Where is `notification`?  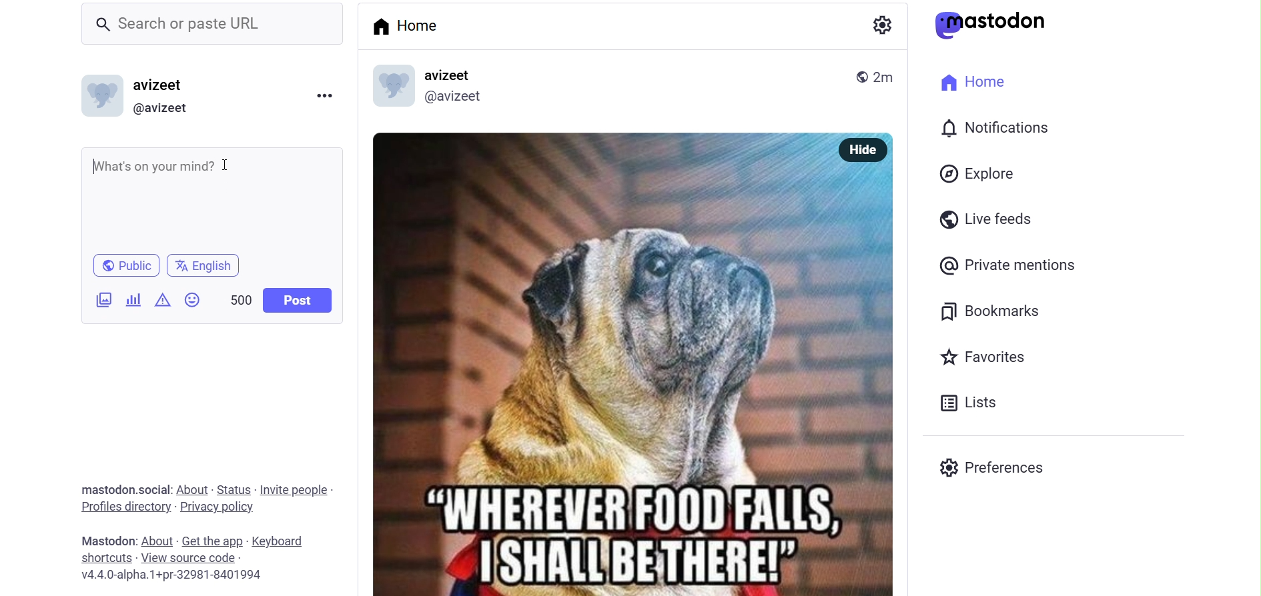
notification is located at coordinates (995, 129).